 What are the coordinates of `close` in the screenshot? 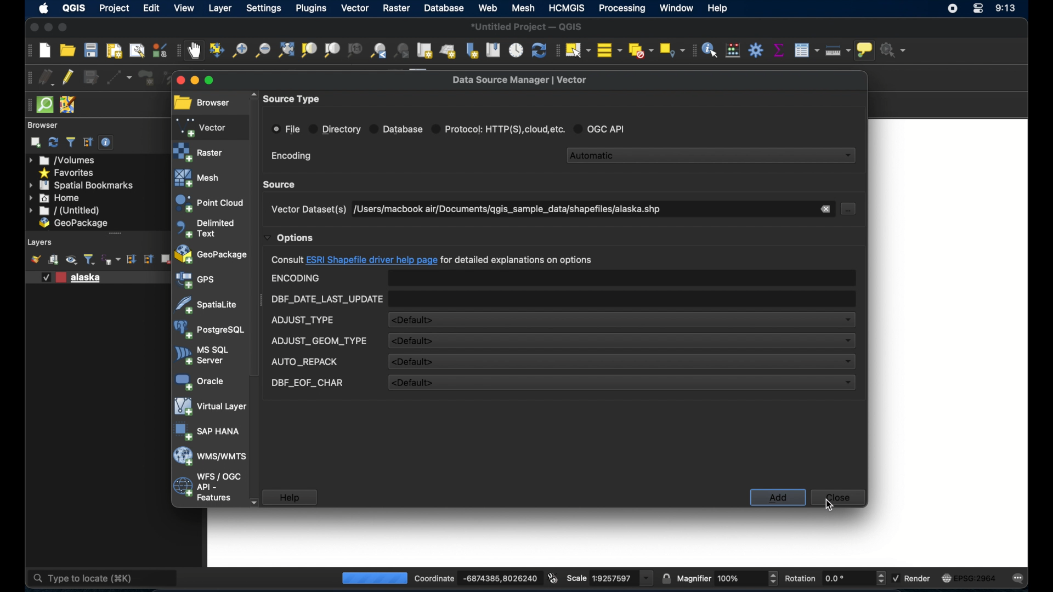 It's located at (836, 497).